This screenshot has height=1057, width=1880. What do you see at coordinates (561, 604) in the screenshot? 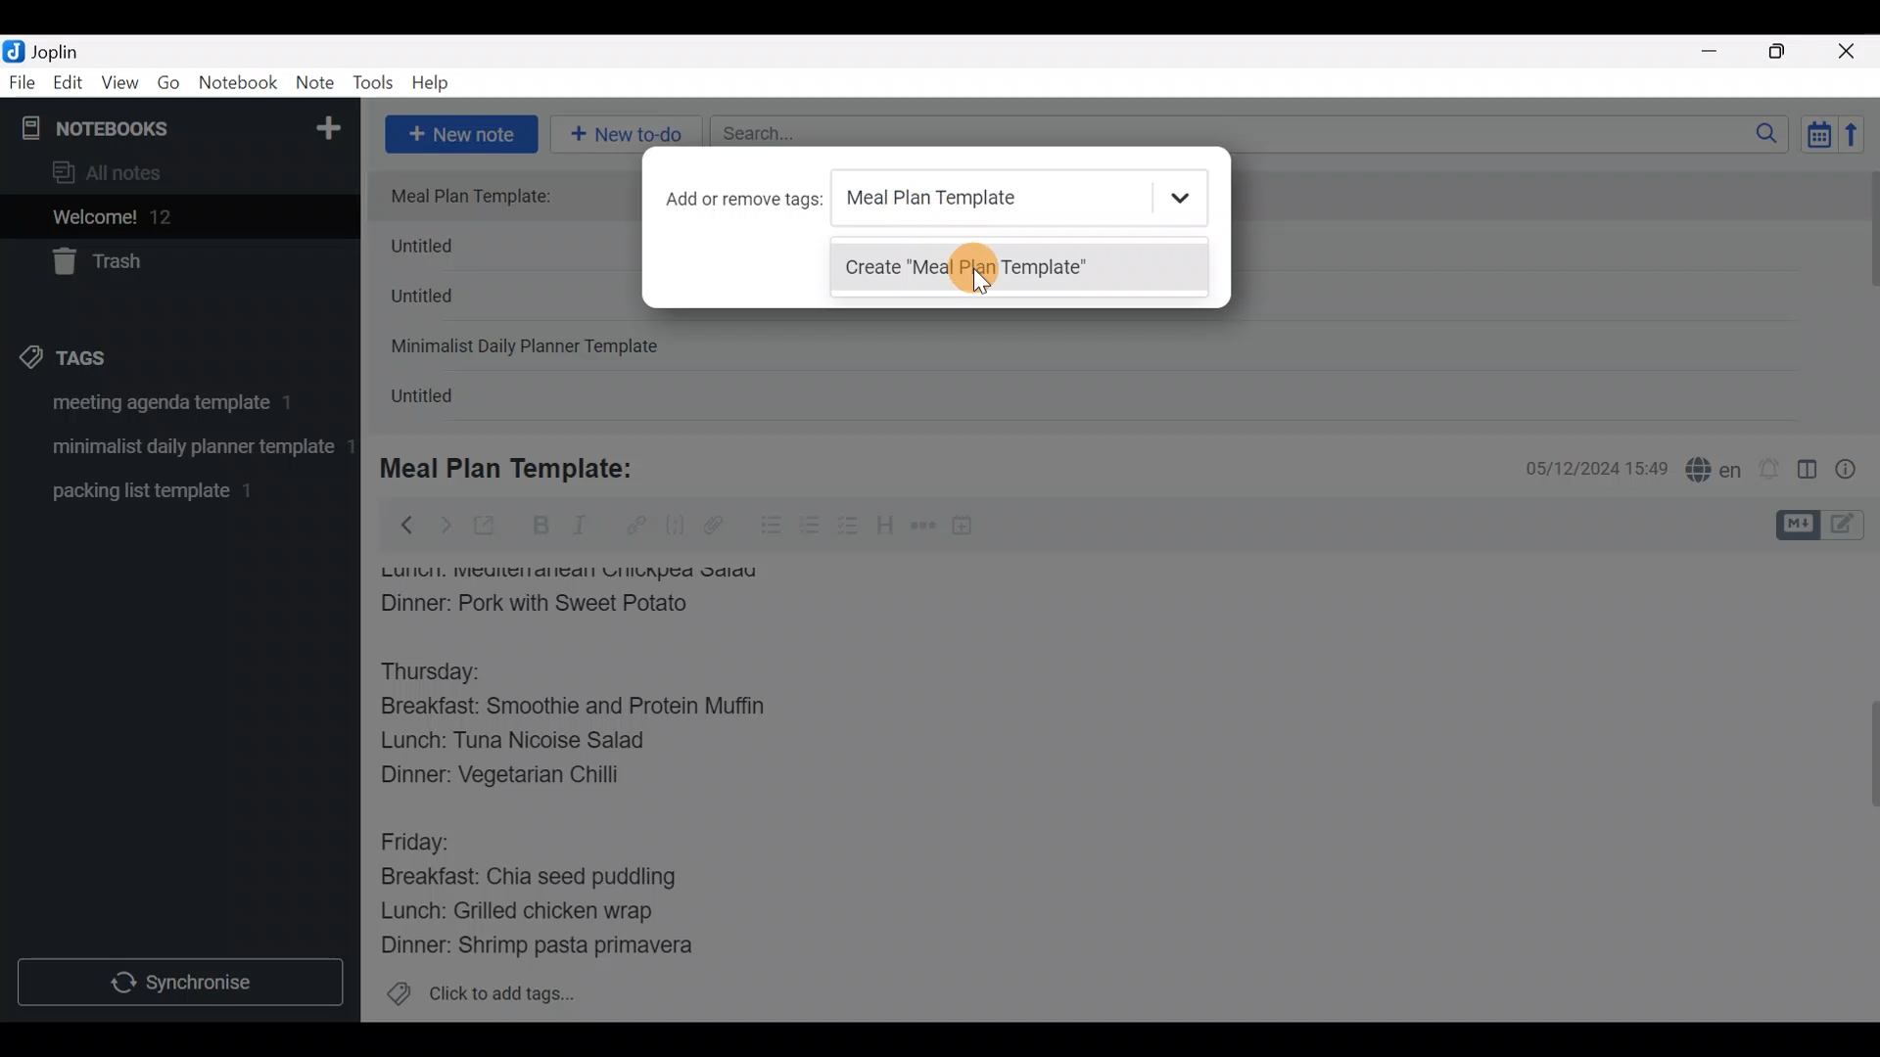
I see `Dinner: Pork with Sweet Potato` at bounding box center [561, 604].